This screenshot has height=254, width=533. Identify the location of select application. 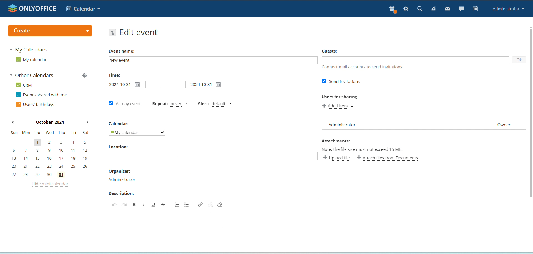
(83, 9).